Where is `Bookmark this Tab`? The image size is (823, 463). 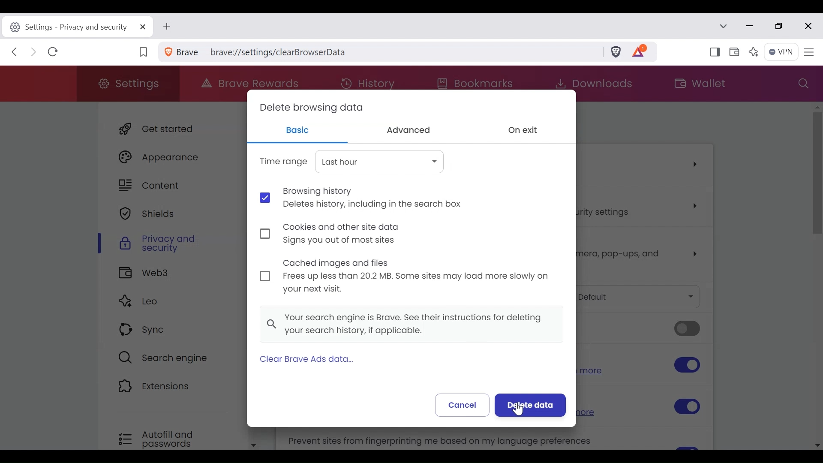
Bookmark this Tab is located at coordinates (144, 52).